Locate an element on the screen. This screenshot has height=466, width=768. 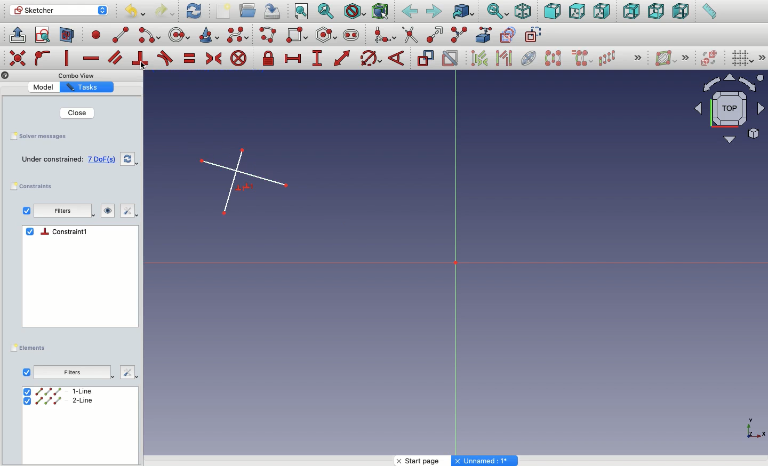
 is located at coordinates (17, 57).